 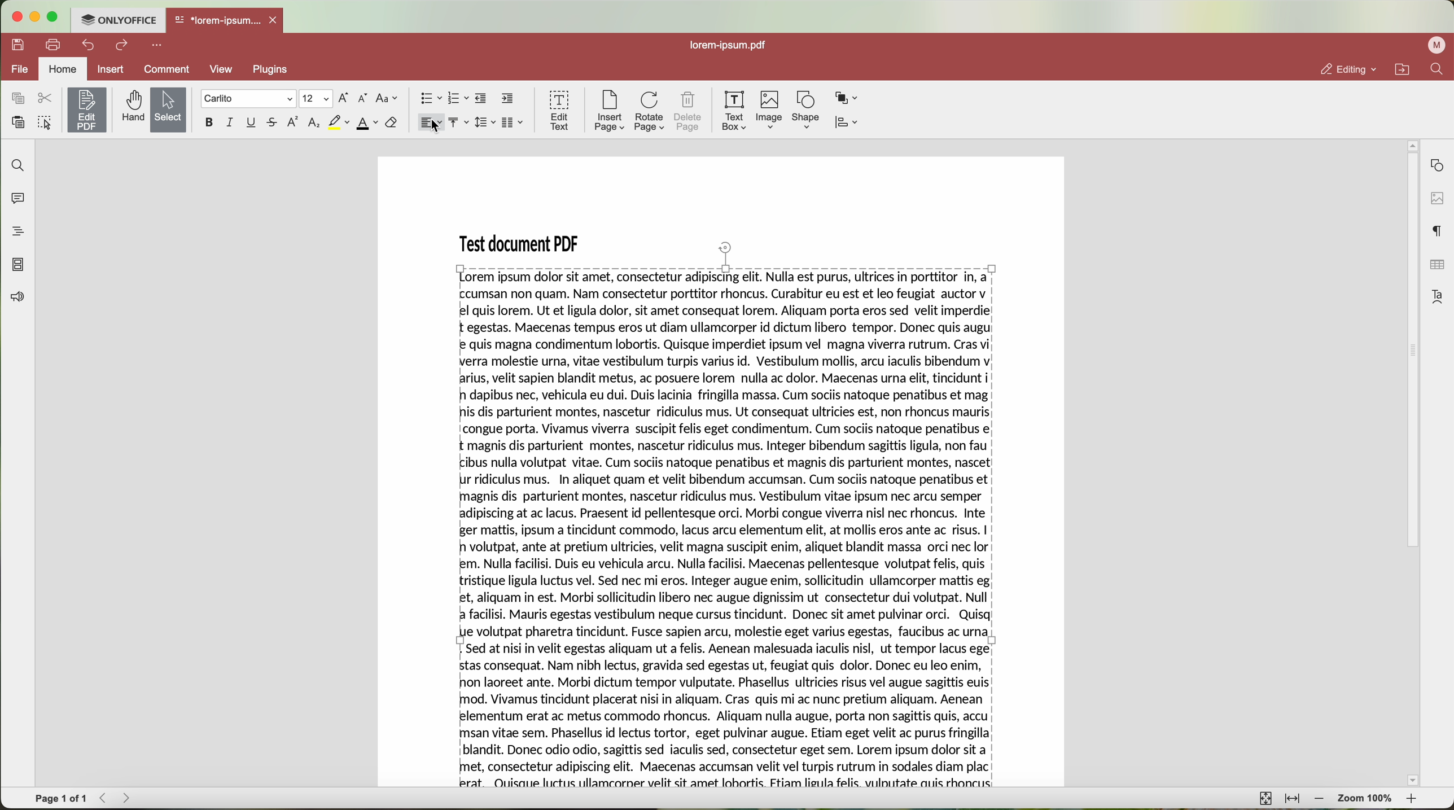 I want to click on selected text, so click(x=725, y=528).